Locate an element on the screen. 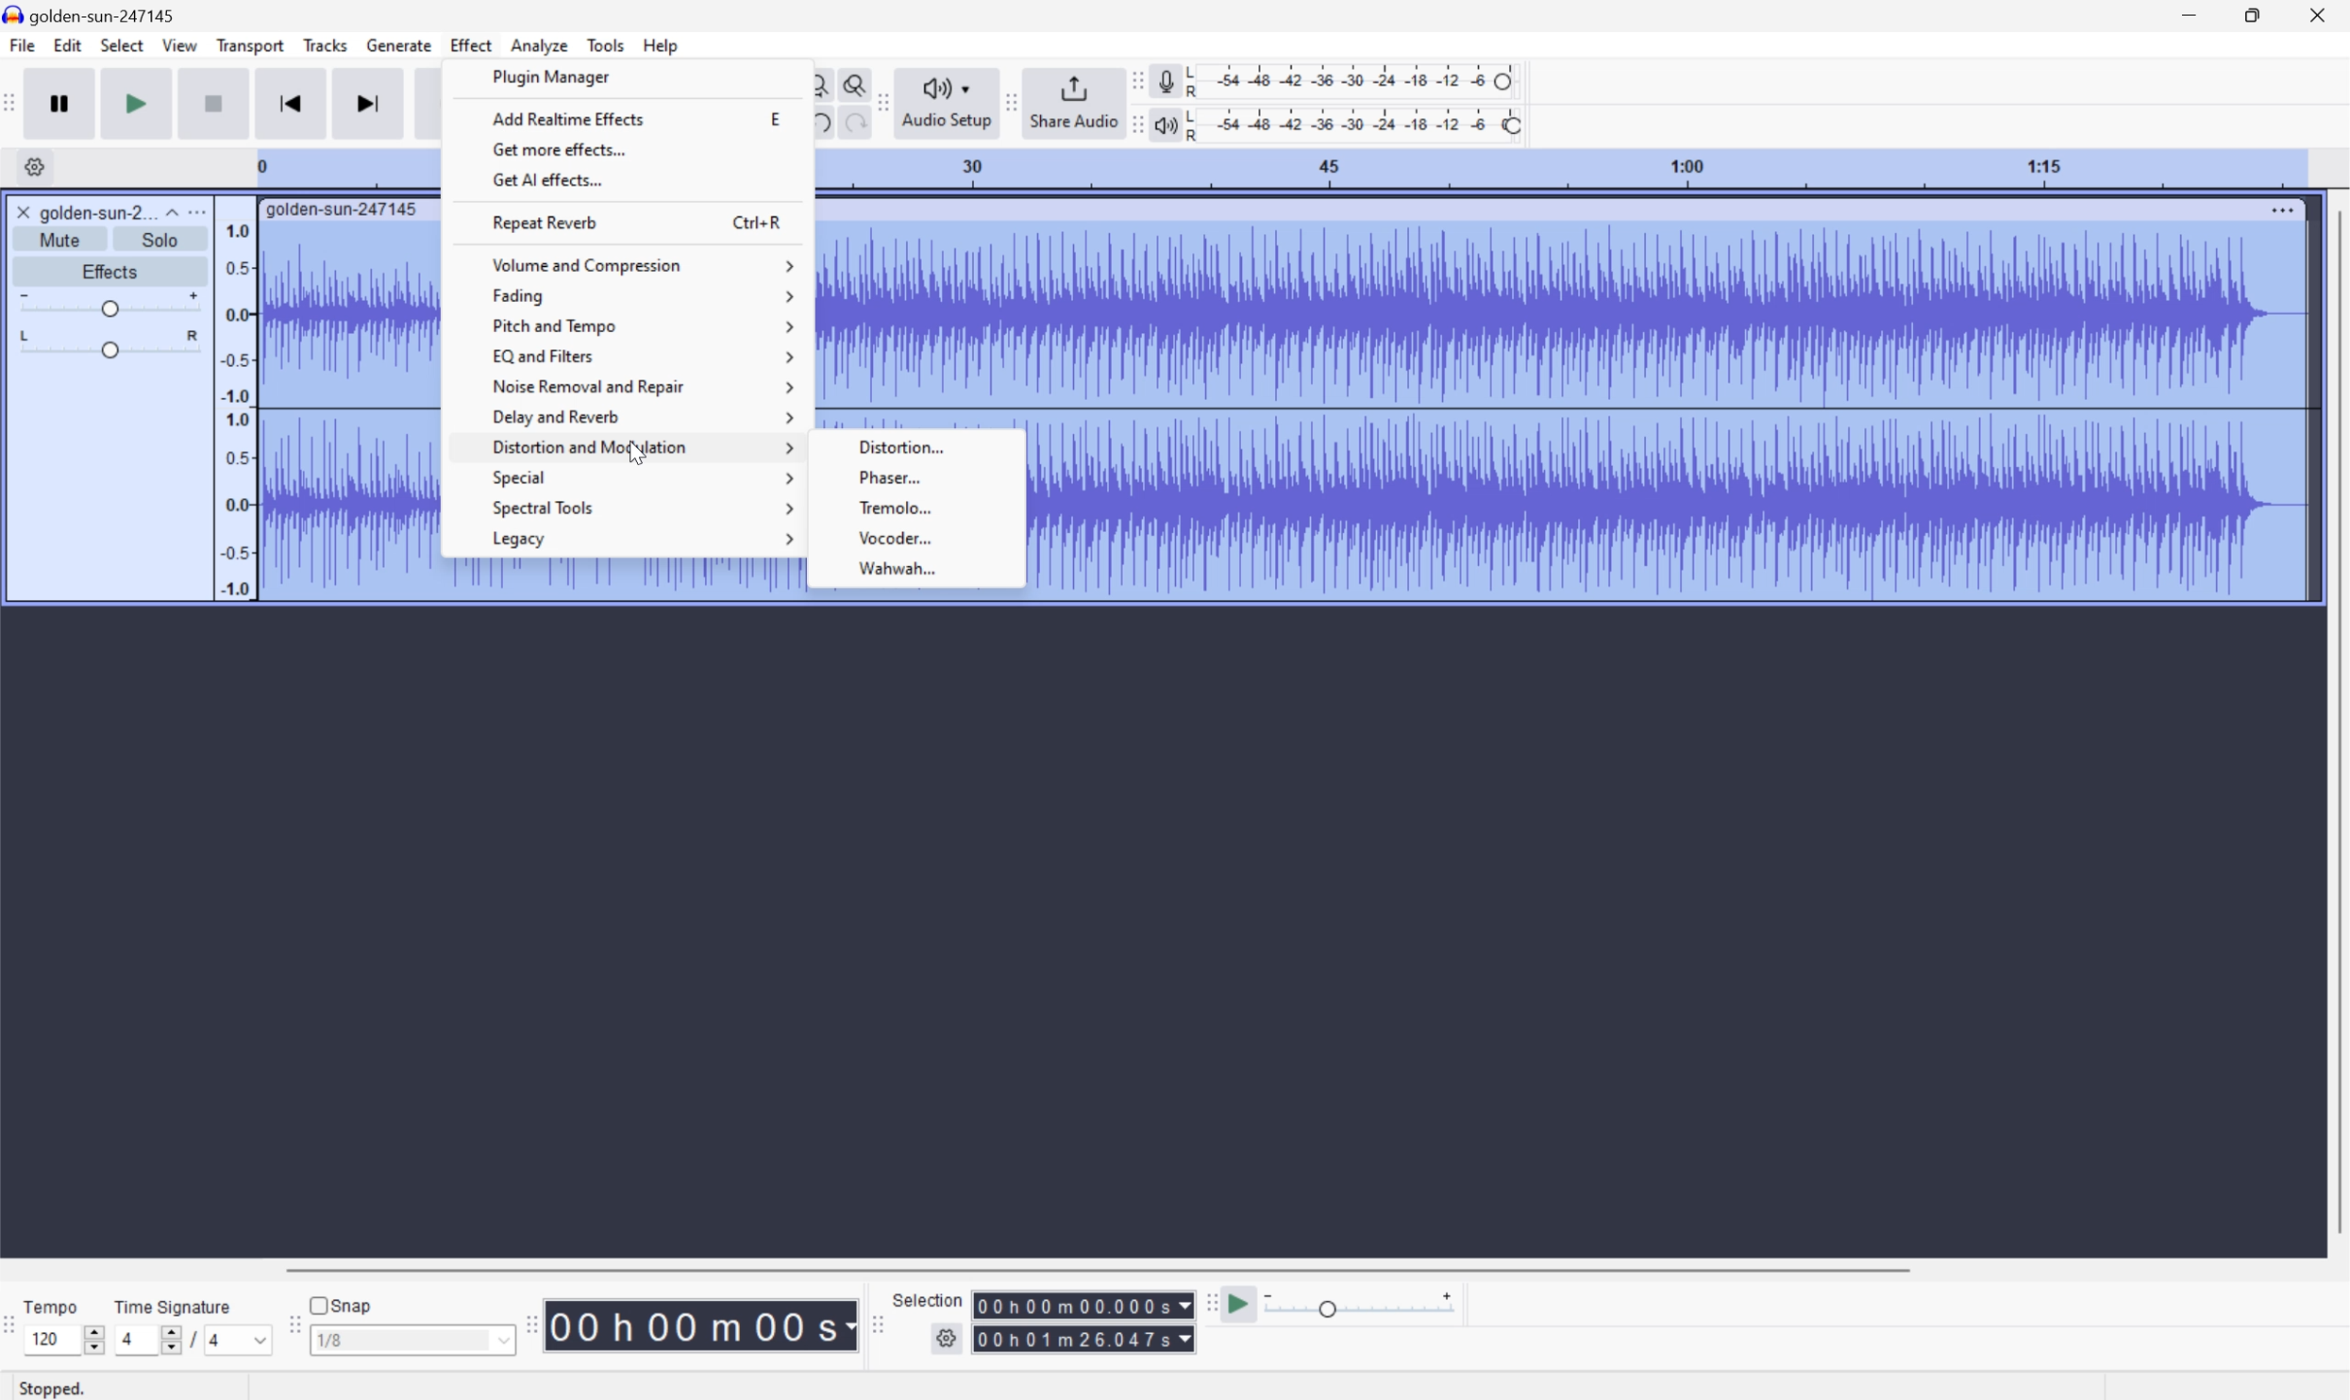 The image size is (2350, 1400). Gen AI effects is located at coordinates (546, 180).